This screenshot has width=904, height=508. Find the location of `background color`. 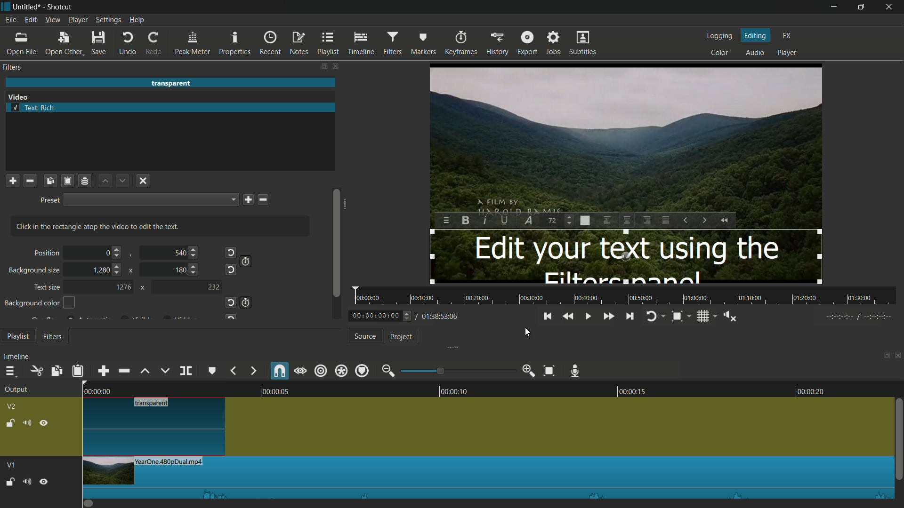

background color is located at coordinates (40, 302).